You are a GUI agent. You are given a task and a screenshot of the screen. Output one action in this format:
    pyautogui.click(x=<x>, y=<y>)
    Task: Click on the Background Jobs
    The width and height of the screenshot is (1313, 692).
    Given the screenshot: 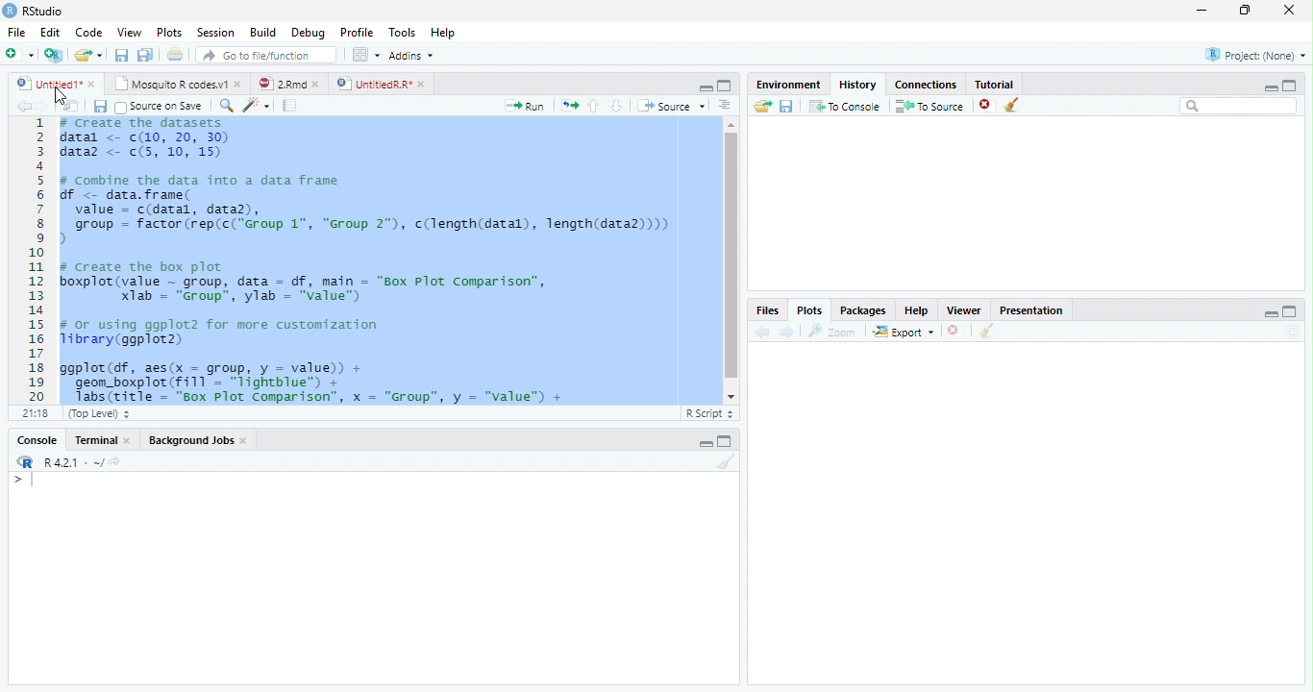 What is the action you would take?
    pyautogui.click(x=191, y=439)
    